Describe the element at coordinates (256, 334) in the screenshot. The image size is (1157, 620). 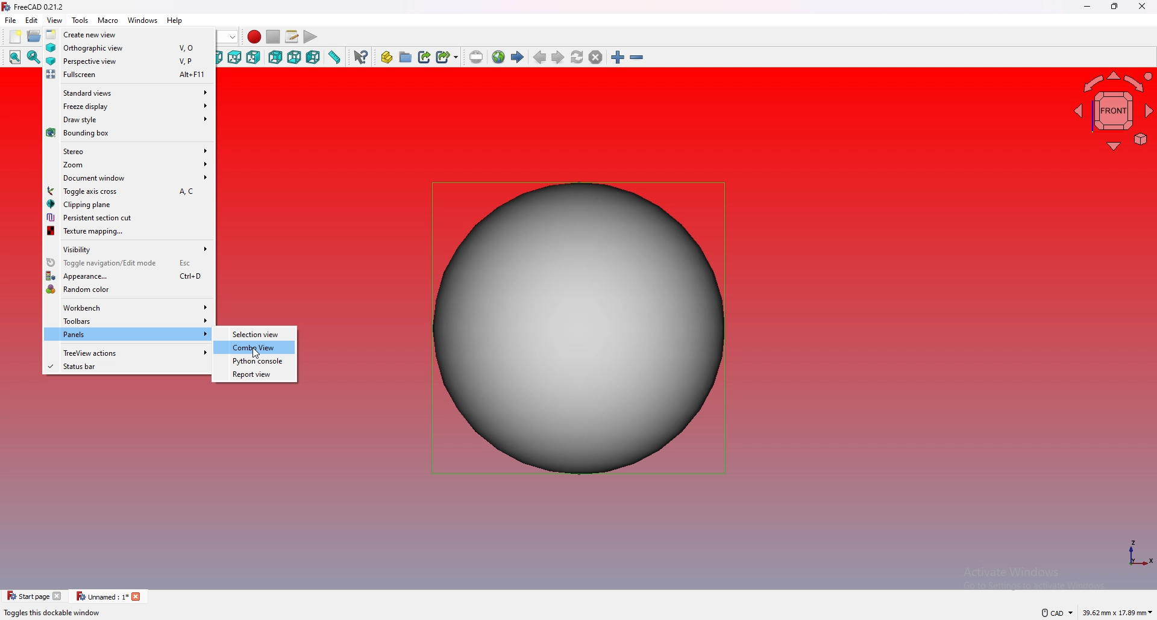
I see `selection view` at that location.